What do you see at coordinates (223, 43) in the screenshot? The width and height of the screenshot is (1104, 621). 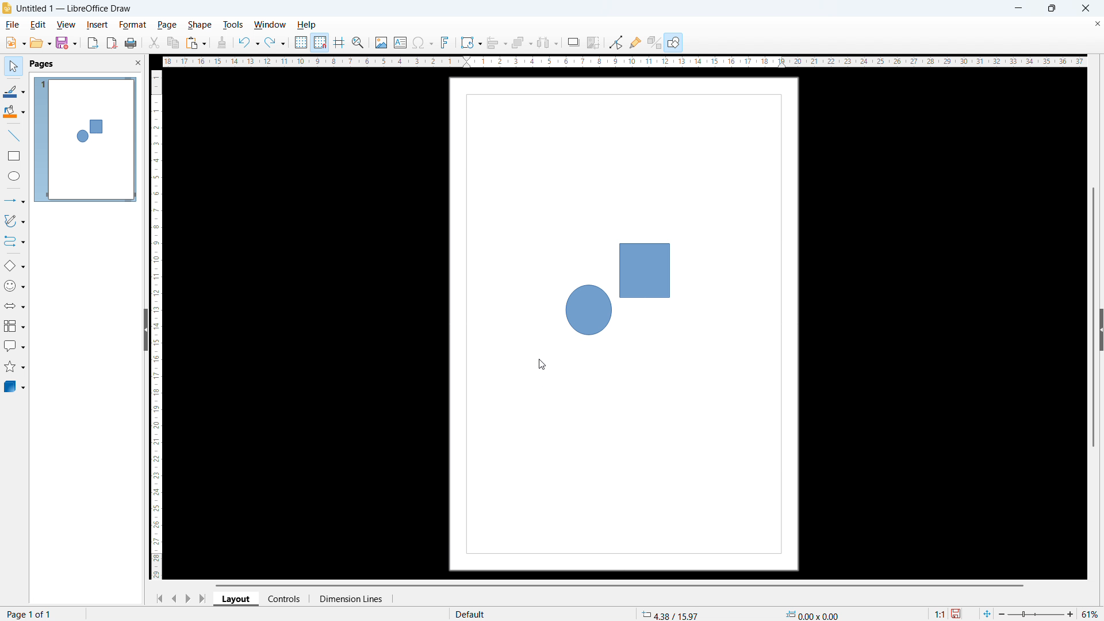 I see `clone formatting` at bounding box center [223, 43].